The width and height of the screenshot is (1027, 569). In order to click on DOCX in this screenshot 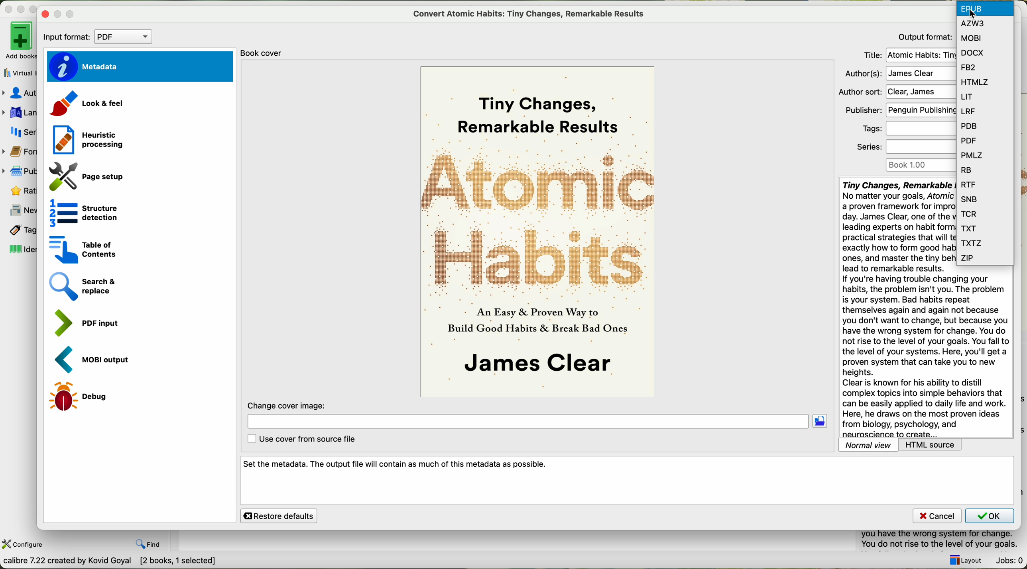, I will do `click(985, 52)`.